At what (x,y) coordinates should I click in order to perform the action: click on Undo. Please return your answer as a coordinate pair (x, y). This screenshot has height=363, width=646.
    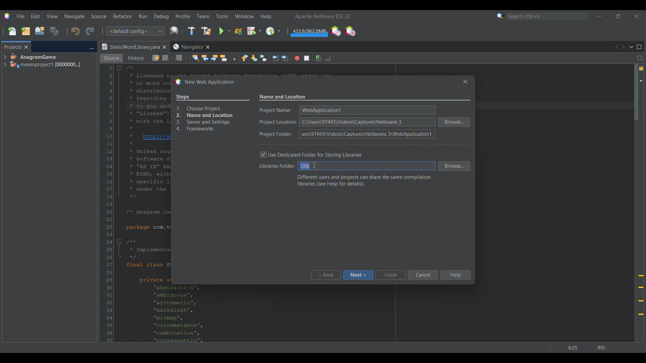
    Looking at the image, I should click on (75, 31).